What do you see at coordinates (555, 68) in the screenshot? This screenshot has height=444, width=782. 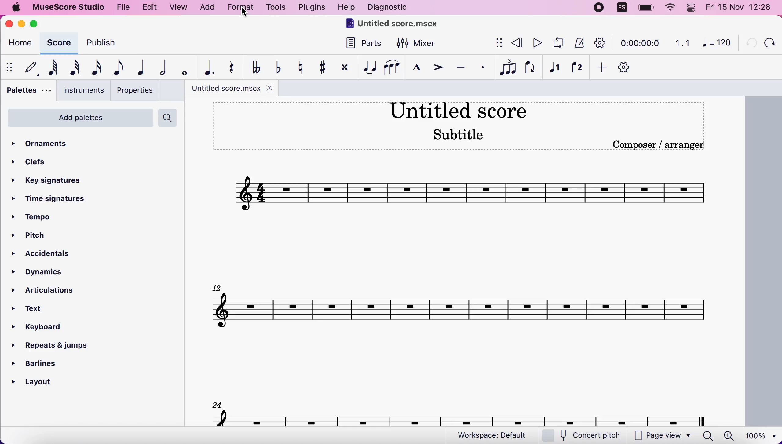 I see `voice 1` at bounding box center [555, 68].